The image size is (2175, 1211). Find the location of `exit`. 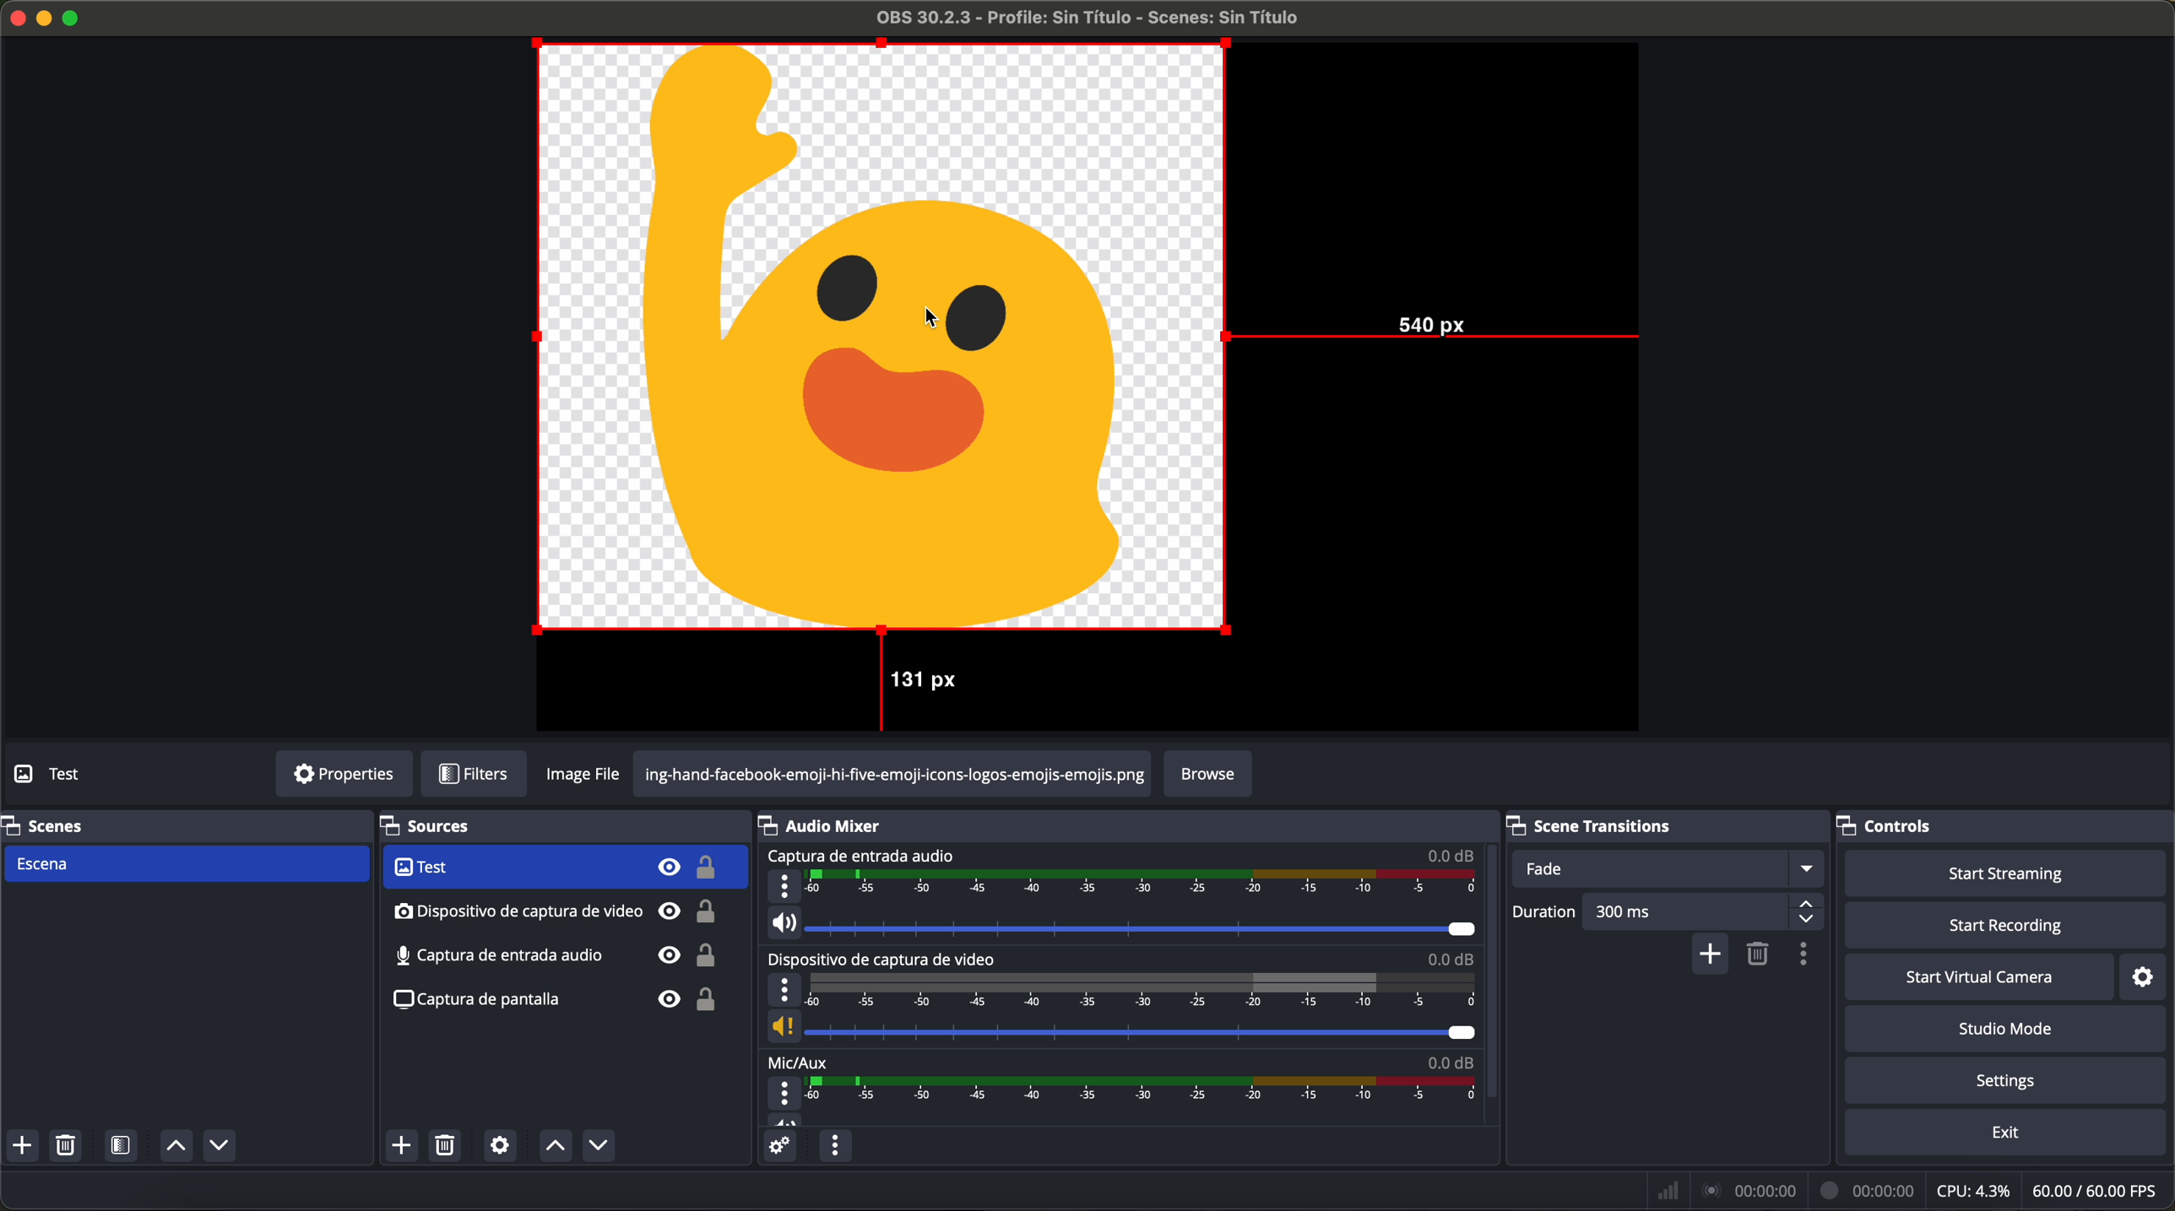

exit is located at coordinates (2008, 1134).